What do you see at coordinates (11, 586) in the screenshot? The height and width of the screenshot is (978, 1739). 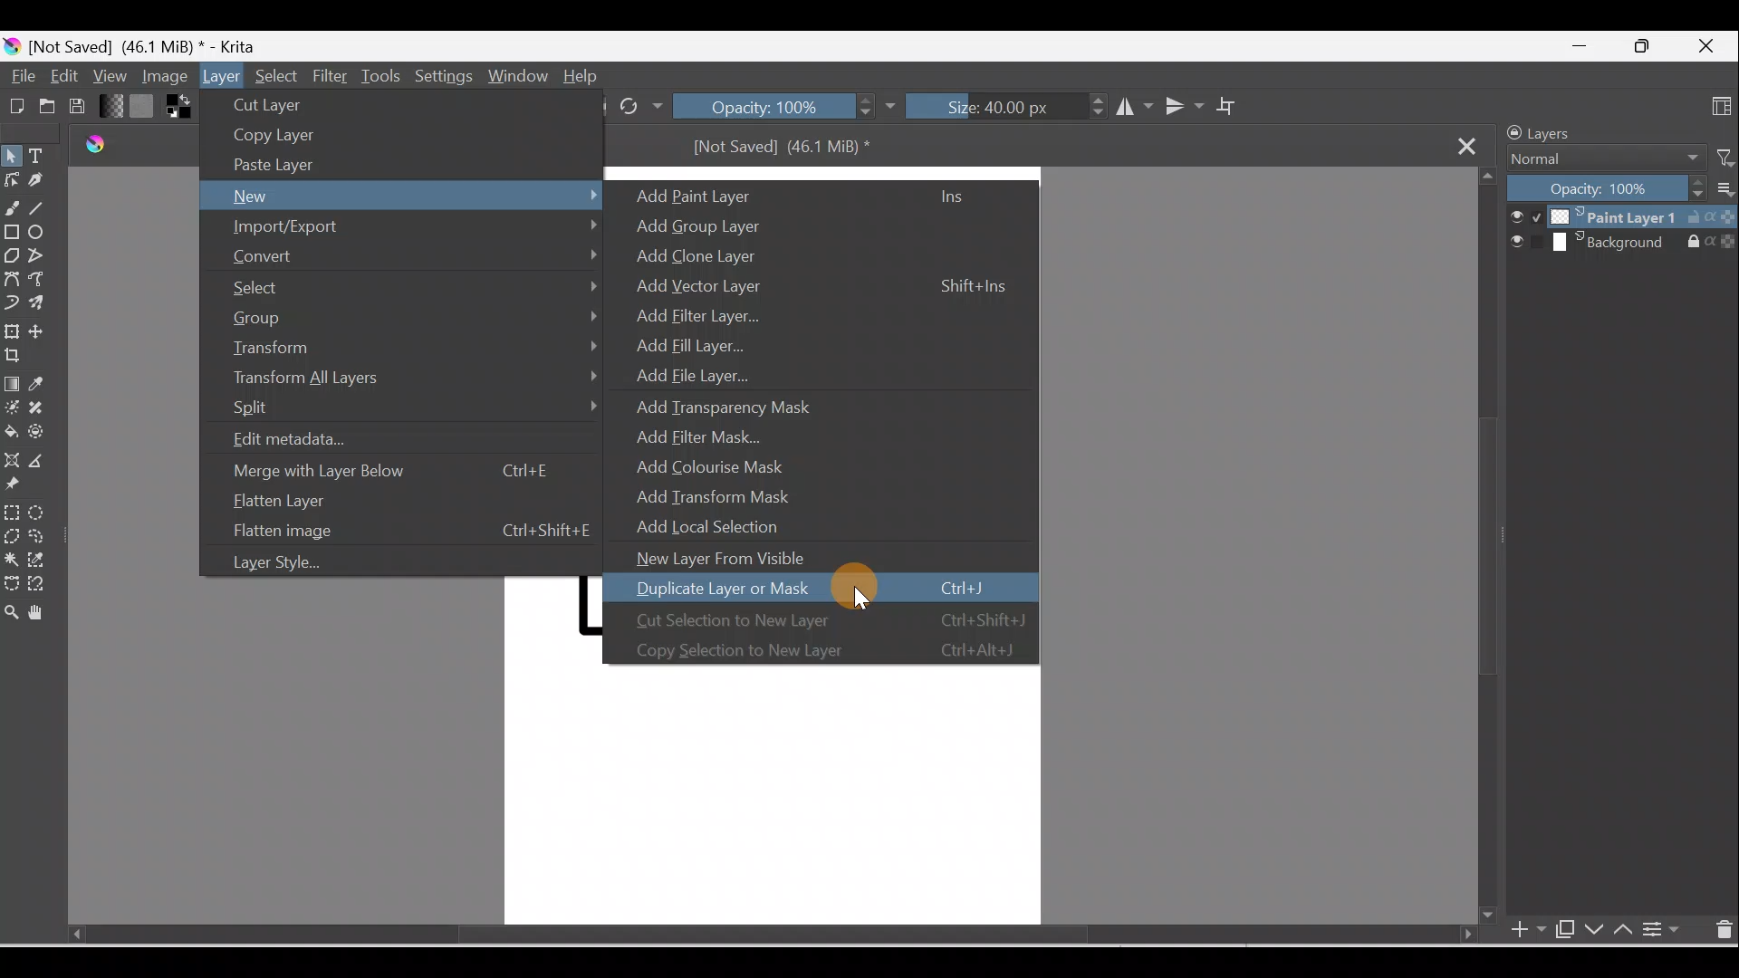 I see `Bezier curve selection tool` at bounding box center [11, 586].